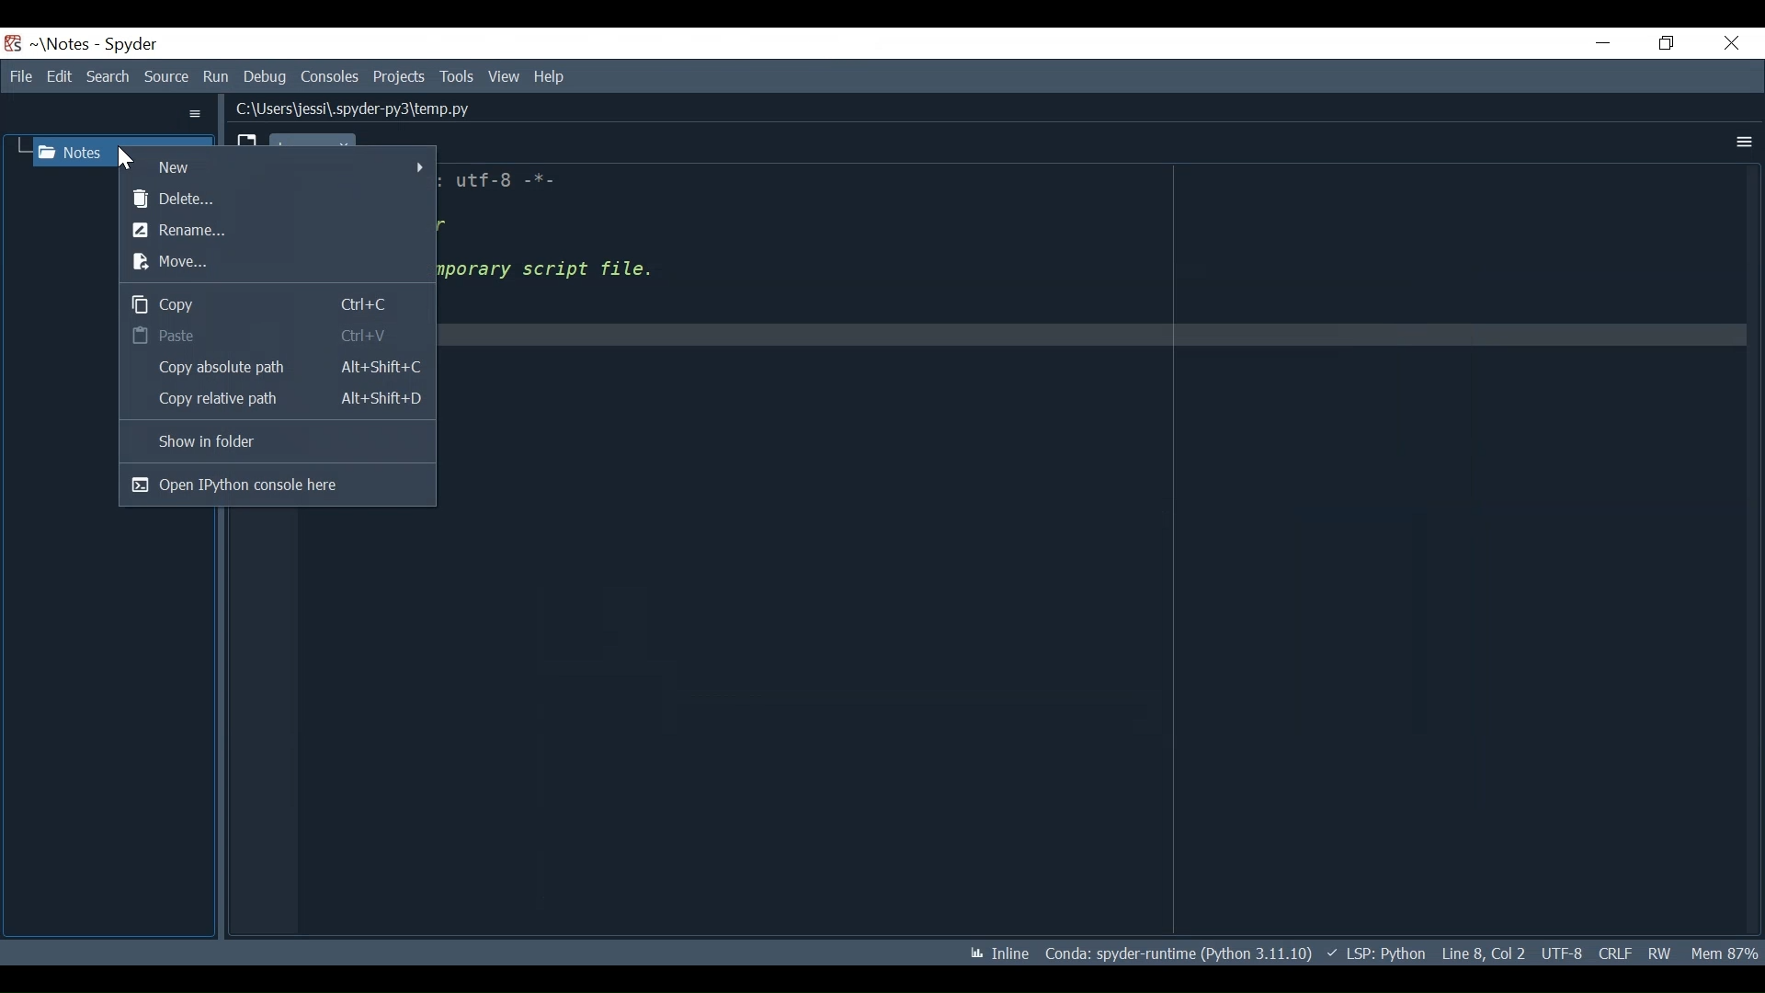  Describe the element at coordinates (1668, 42) in the screenshot. I see `Restore` at that location.